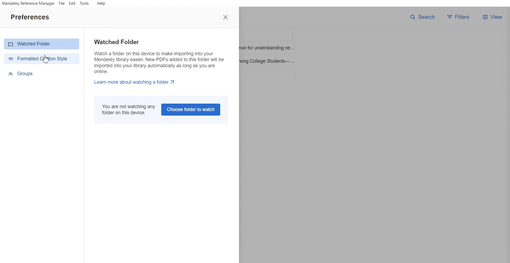  Describe the element at coordinates (42, 44) in the screenshot. I see `Watched Folder` at that location.